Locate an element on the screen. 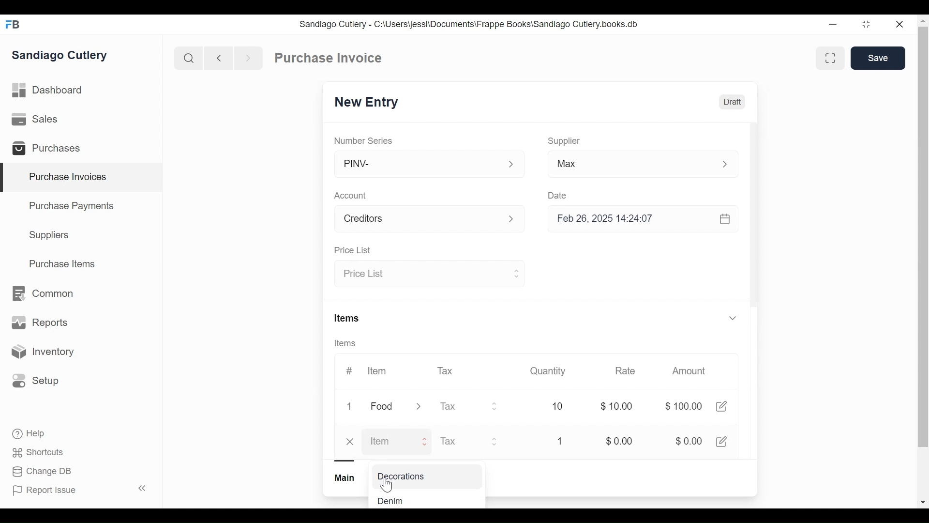 The height and width of the screenshot is (523, 929). Search is located at coordinates (189, 58).